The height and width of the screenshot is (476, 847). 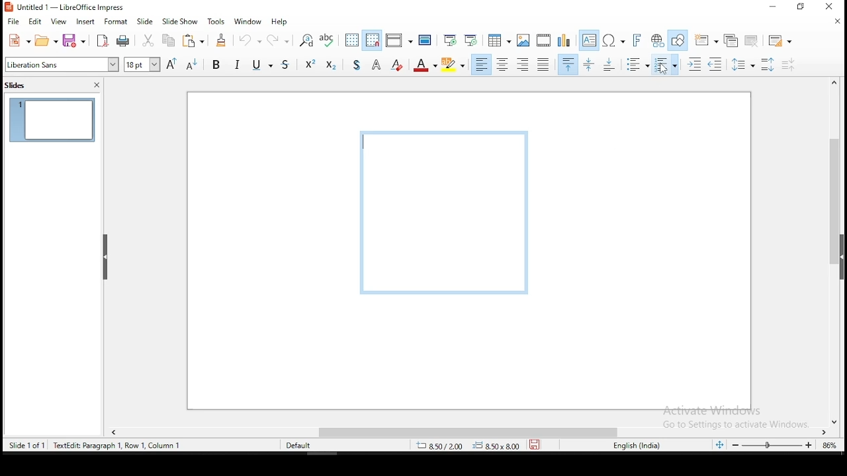 What do you see at coordinates (239, 63) in the screenshot?
I see `italics` at bounding box center [239, 63].